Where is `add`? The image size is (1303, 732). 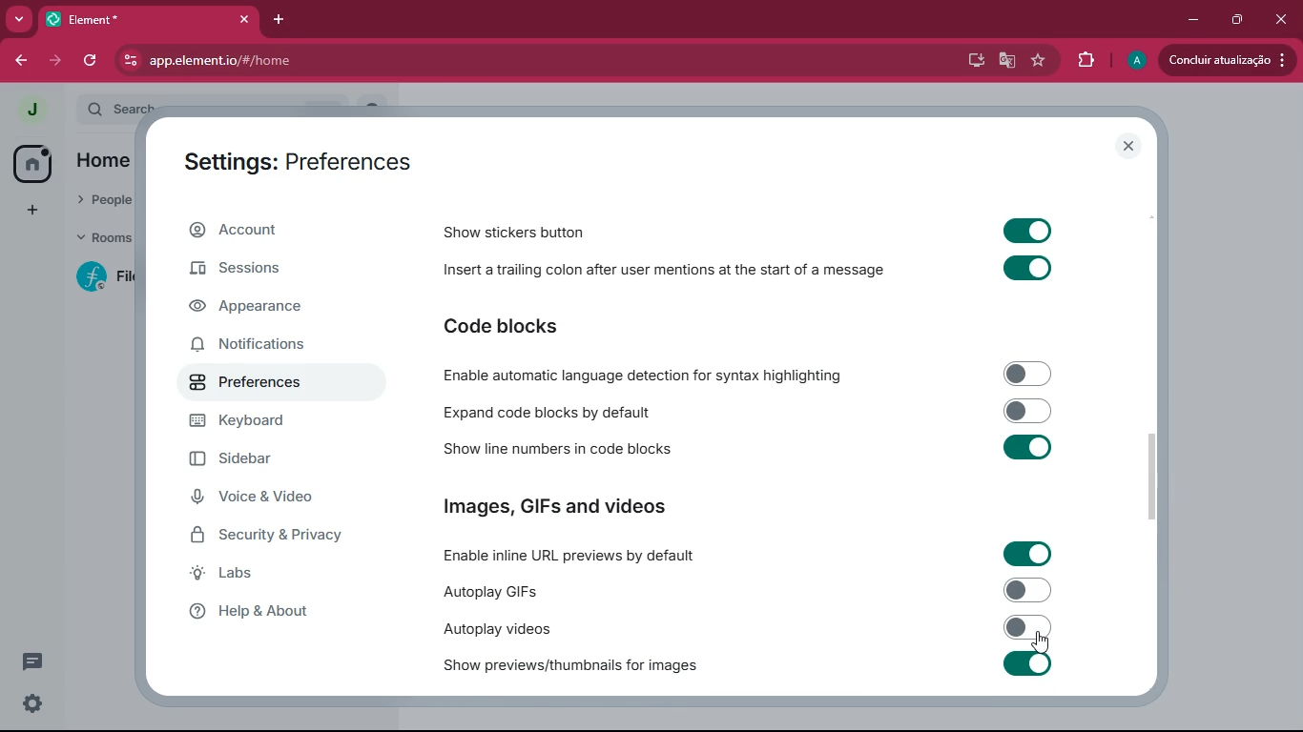 add is located at coordinates (29, 211).